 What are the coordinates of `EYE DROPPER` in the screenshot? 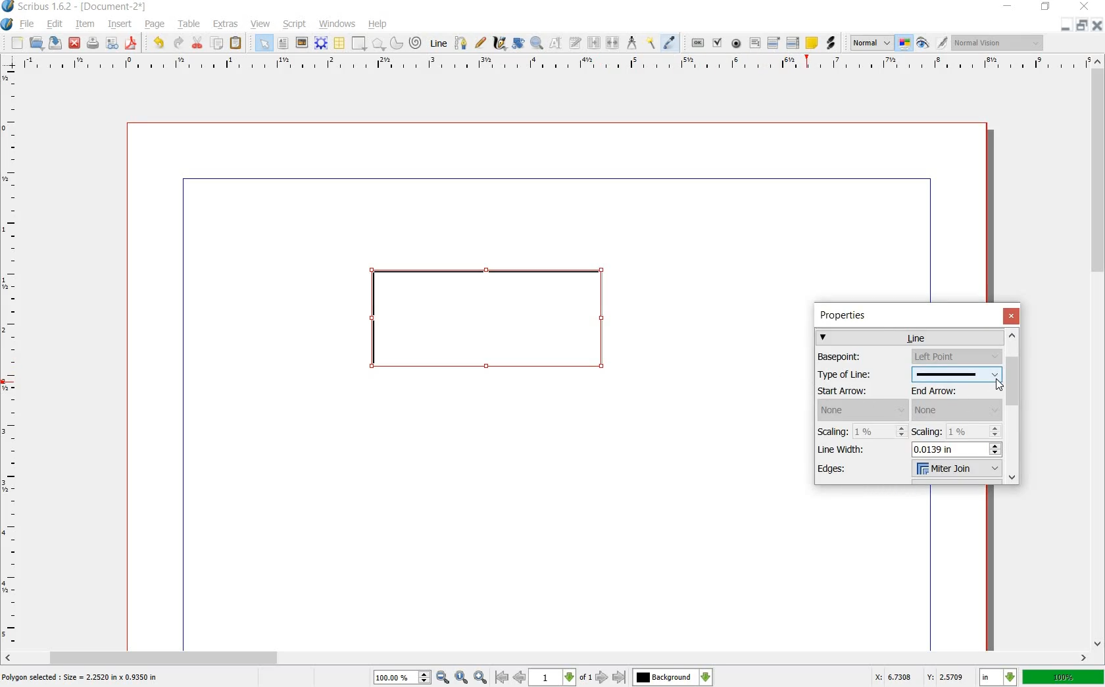 It's located at (672, 43).